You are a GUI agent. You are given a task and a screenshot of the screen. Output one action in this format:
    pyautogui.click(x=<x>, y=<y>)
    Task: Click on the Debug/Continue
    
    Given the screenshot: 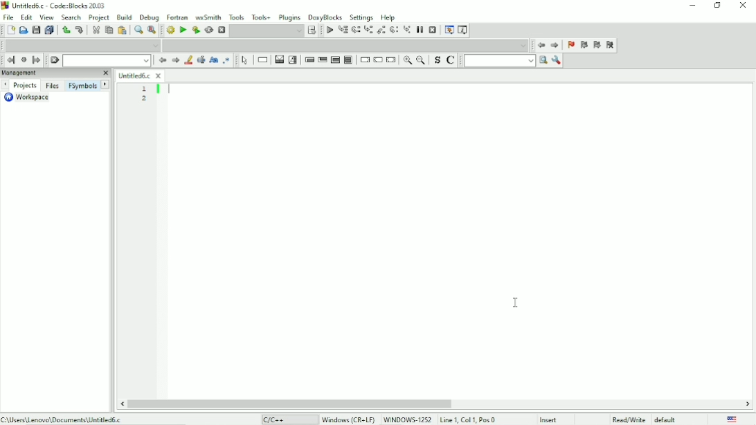 What is the action you would take?
    pyautogui.click(x=330, y=30)
    